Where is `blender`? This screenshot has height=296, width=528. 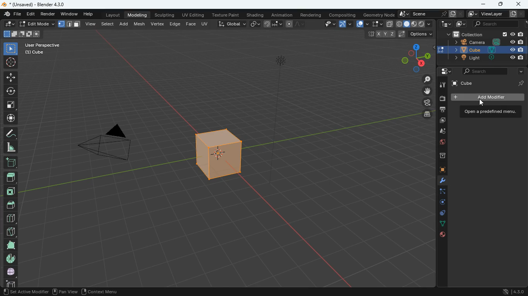 blender is located at coordinates (37, 4).